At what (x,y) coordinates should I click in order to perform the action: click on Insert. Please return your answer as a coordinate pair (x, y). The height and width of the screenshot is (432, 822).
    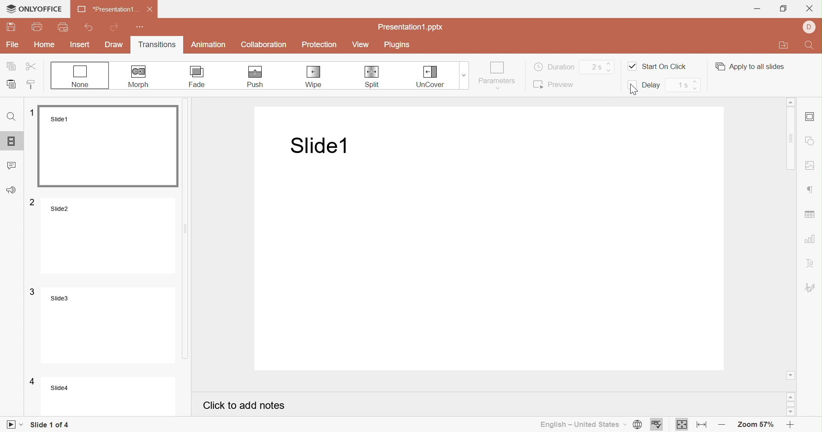
    Looking at the image, I should click on (80, 45).